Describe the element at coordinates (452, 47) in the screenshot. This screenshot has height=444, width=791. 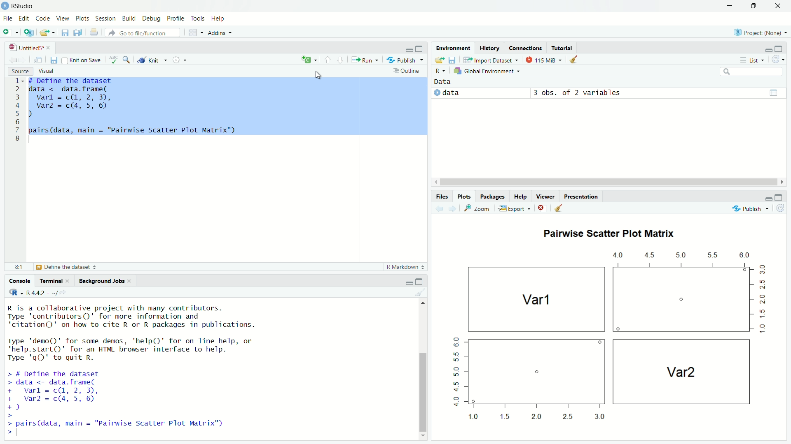
I see `Environment` at that location.